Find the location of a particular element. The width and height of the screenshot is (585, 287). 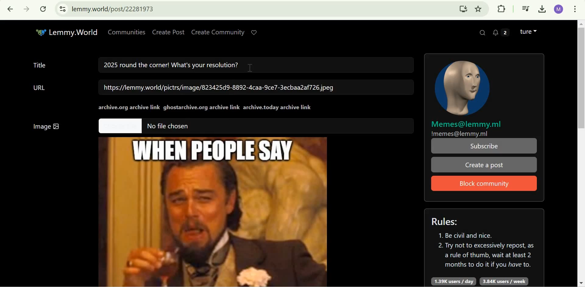

1. Be civil and nice. is located at coordinates (469, 236).